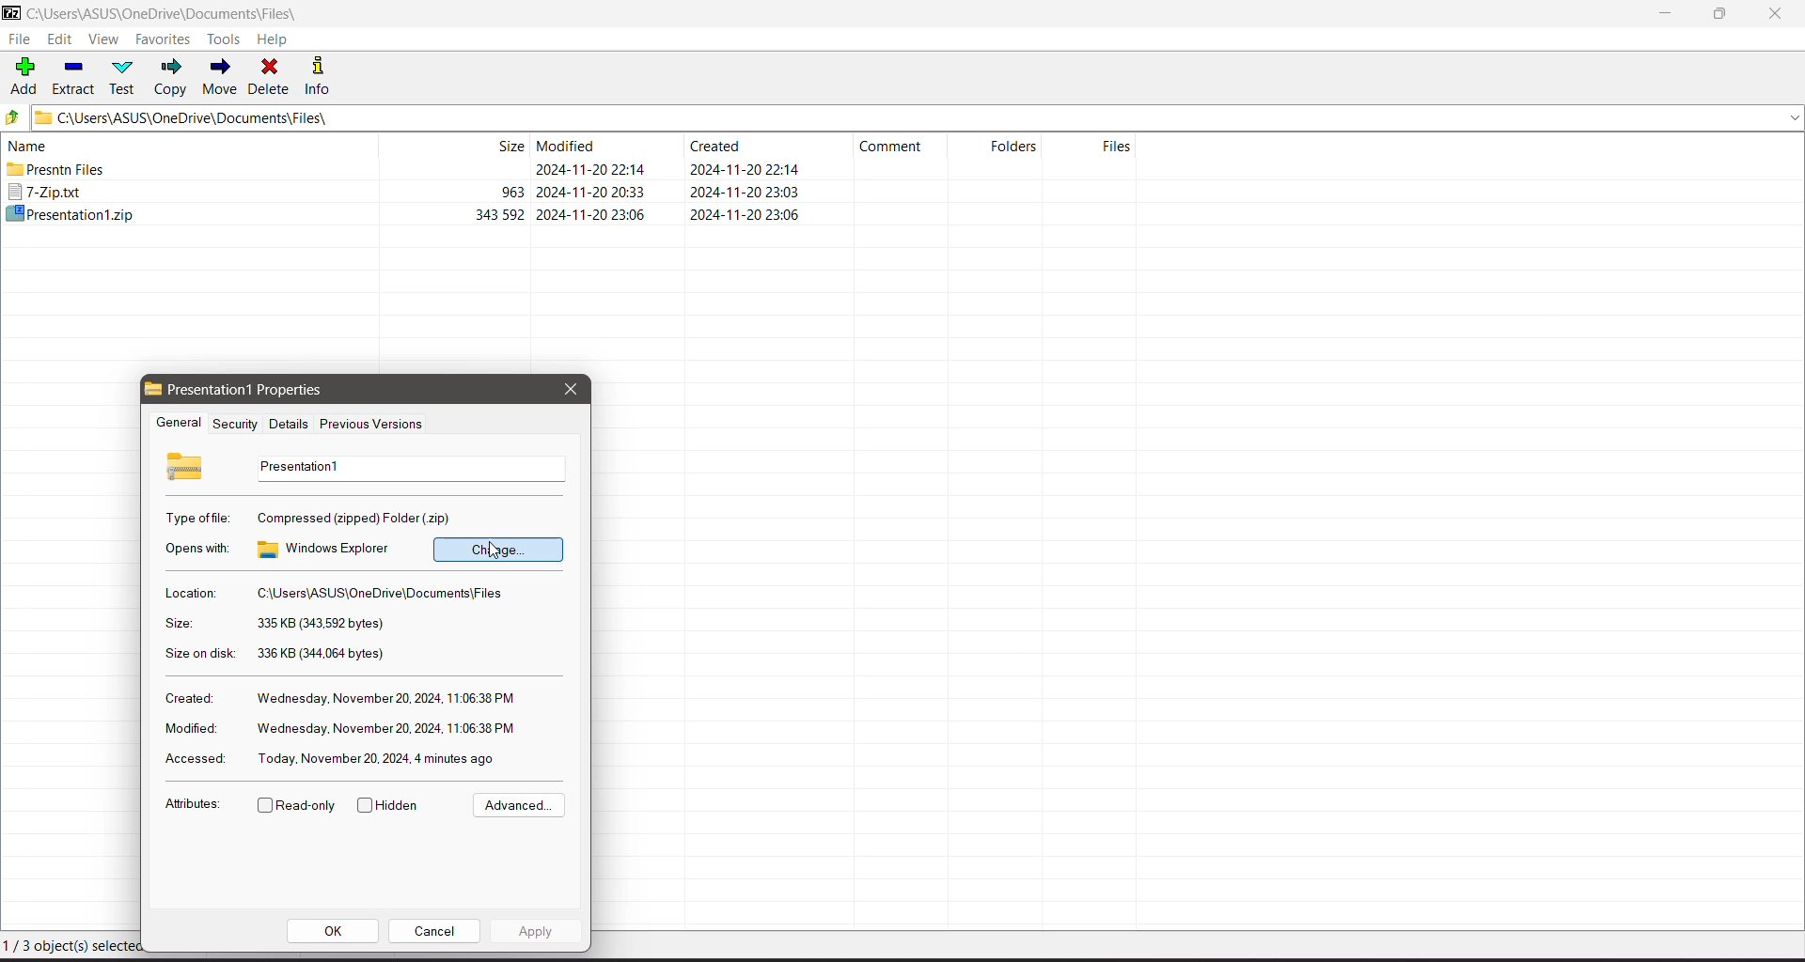  Describe the element at coordinates (19, 39) in the screenshot. I see `File` at that location.